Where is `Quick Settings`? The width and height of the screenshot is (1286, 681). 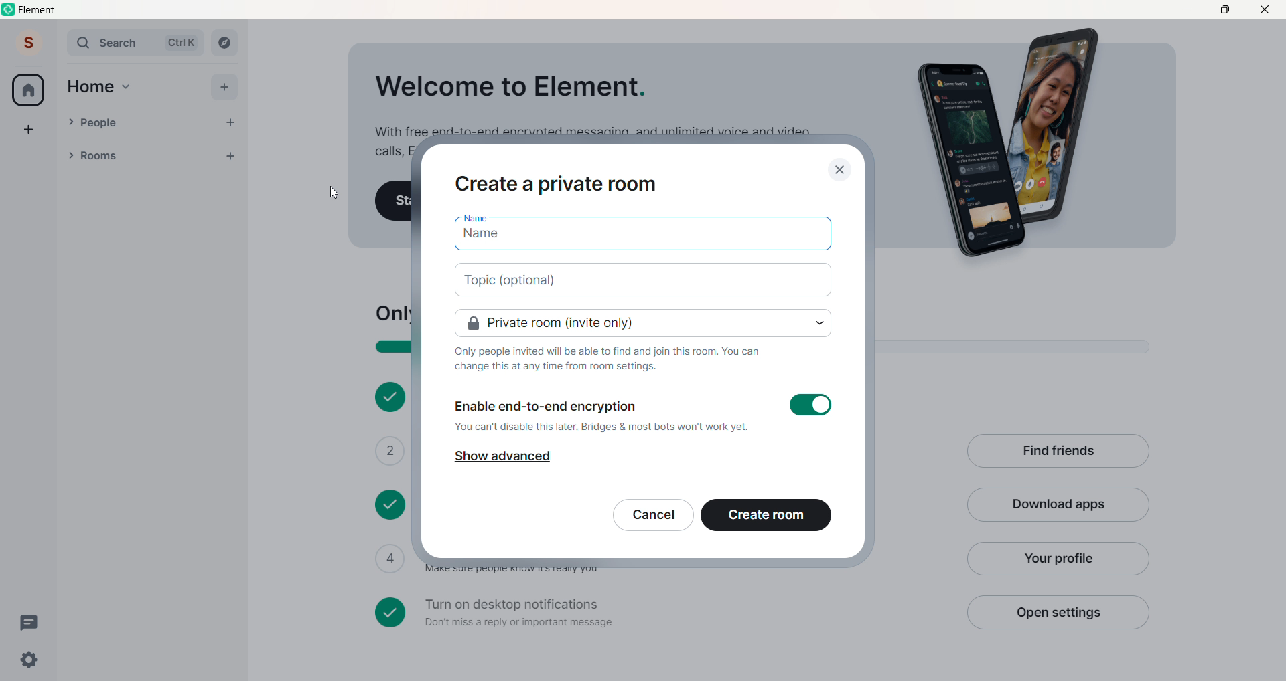
Quick Settings is located at coordinates (29, 660).